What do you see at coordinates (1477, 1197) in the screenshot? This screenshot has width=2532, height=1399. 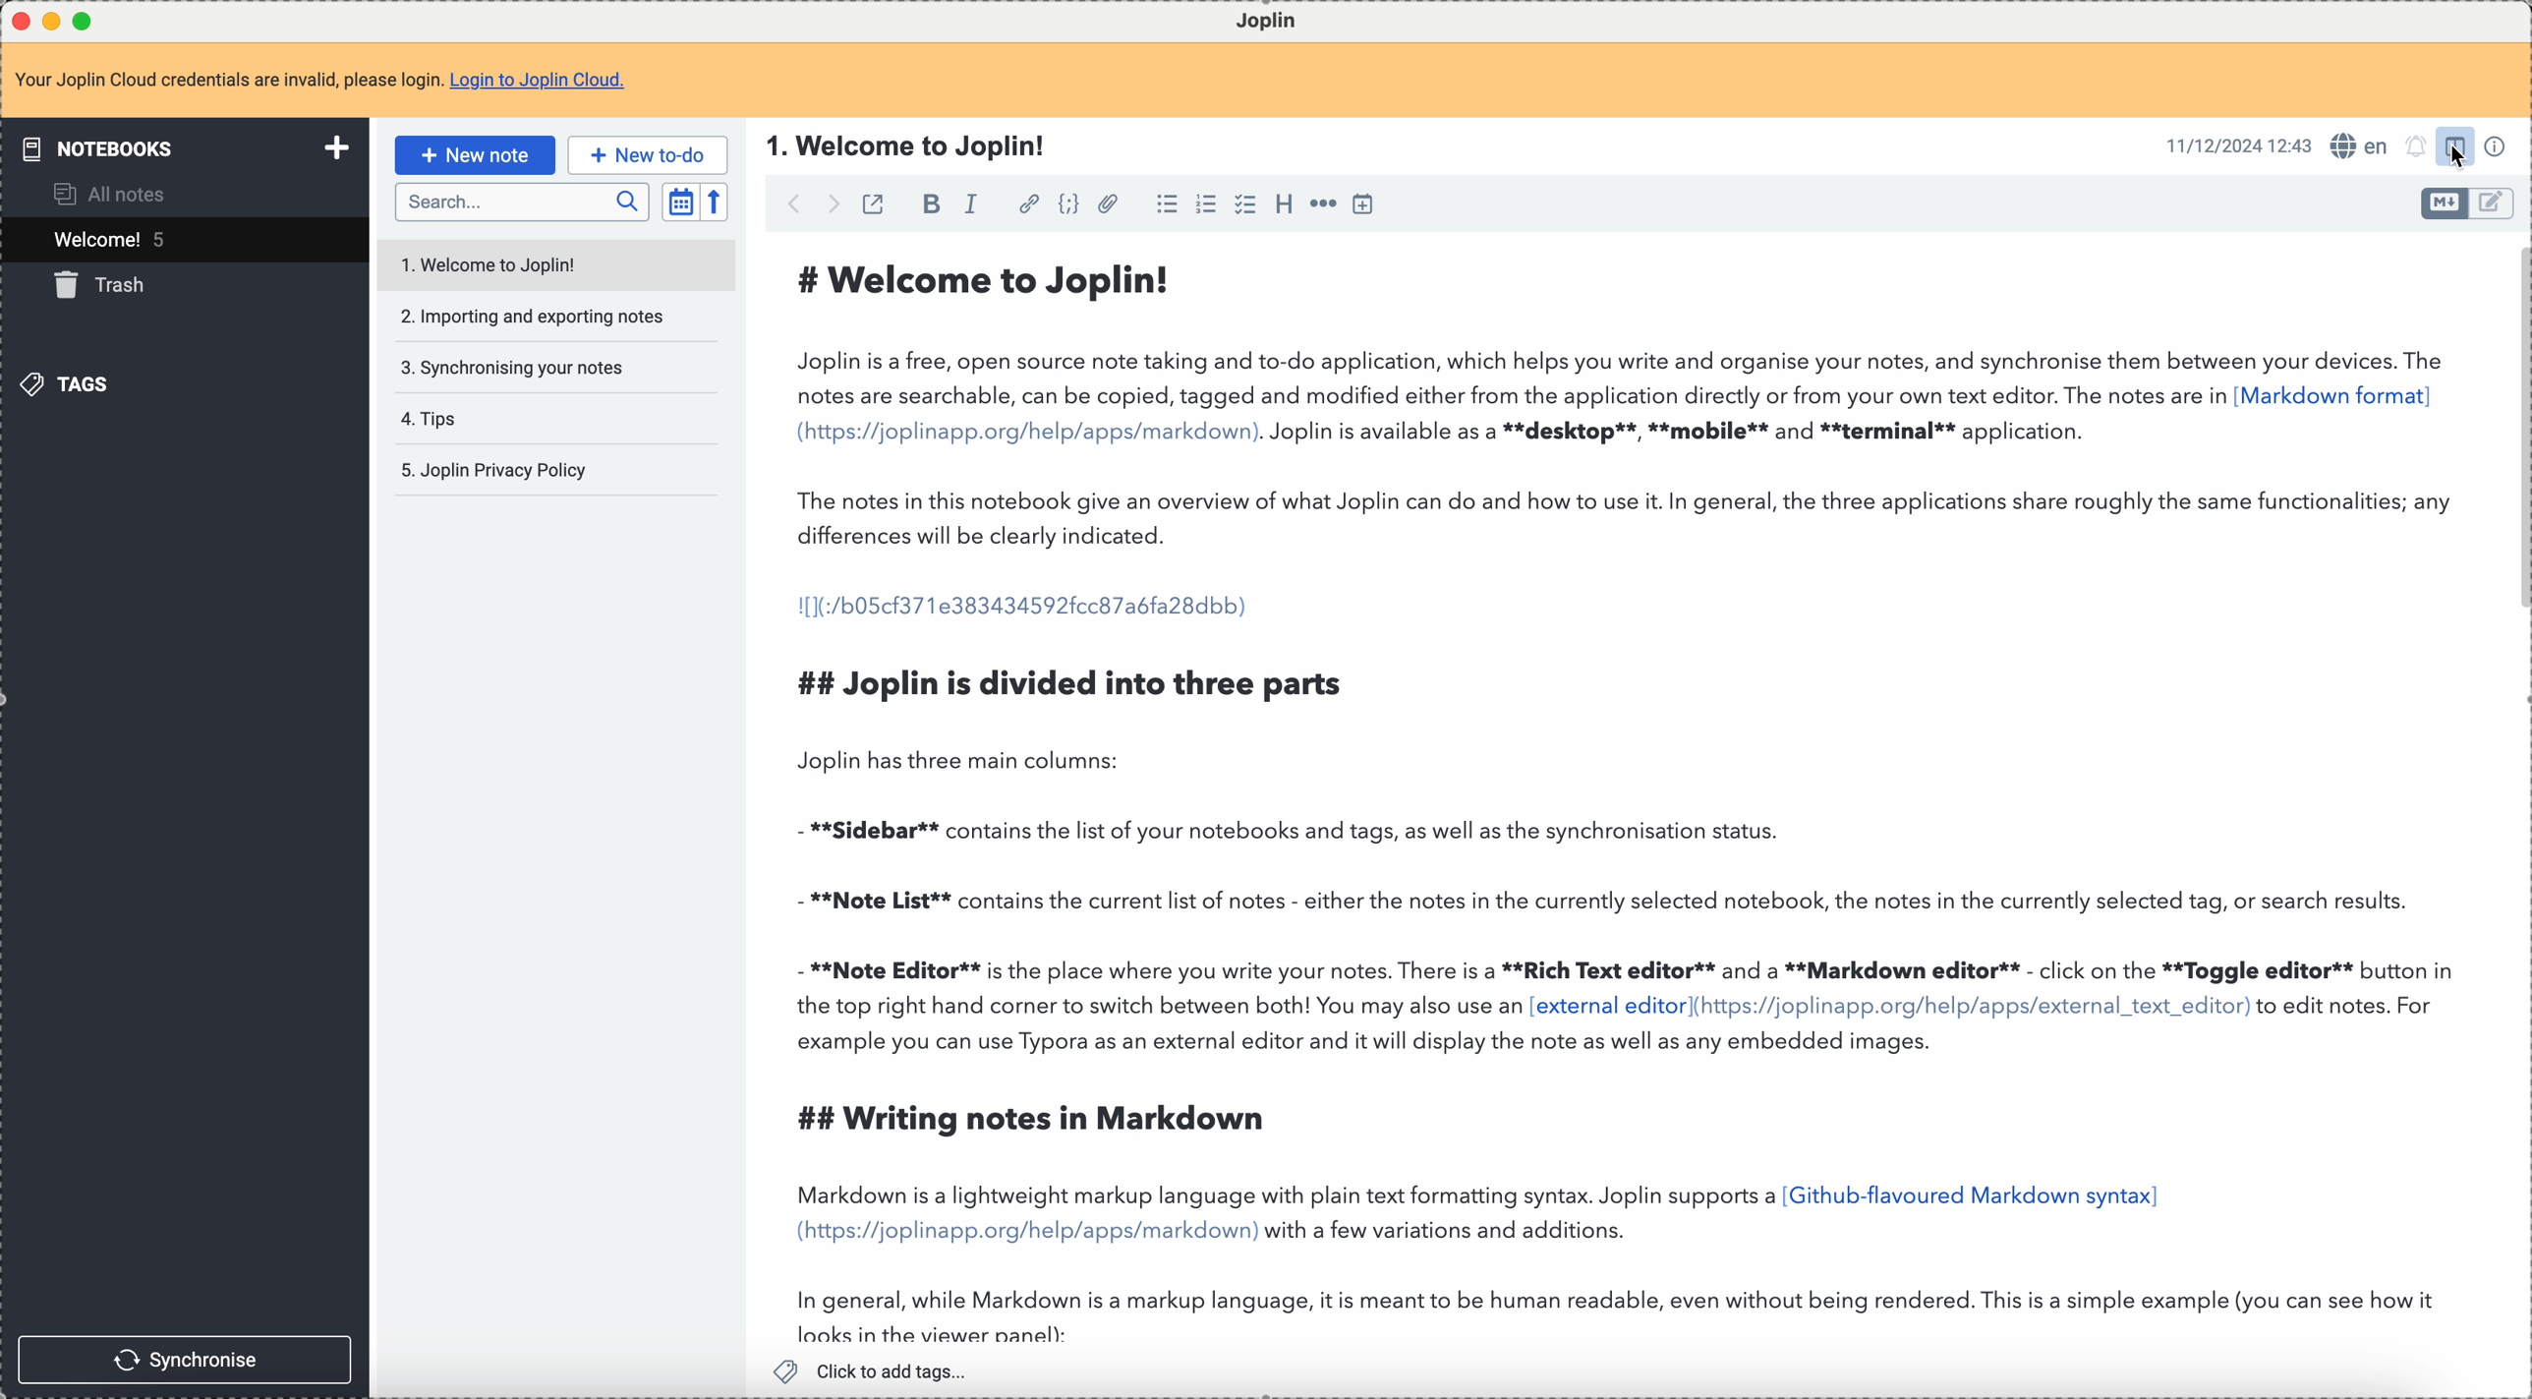 I see `Markdown is a lightweight markup language with plain text formatting syntax. Joplin supports a [Github-flavoured Markdown syntax]` at bounding box center [1477, 1197].